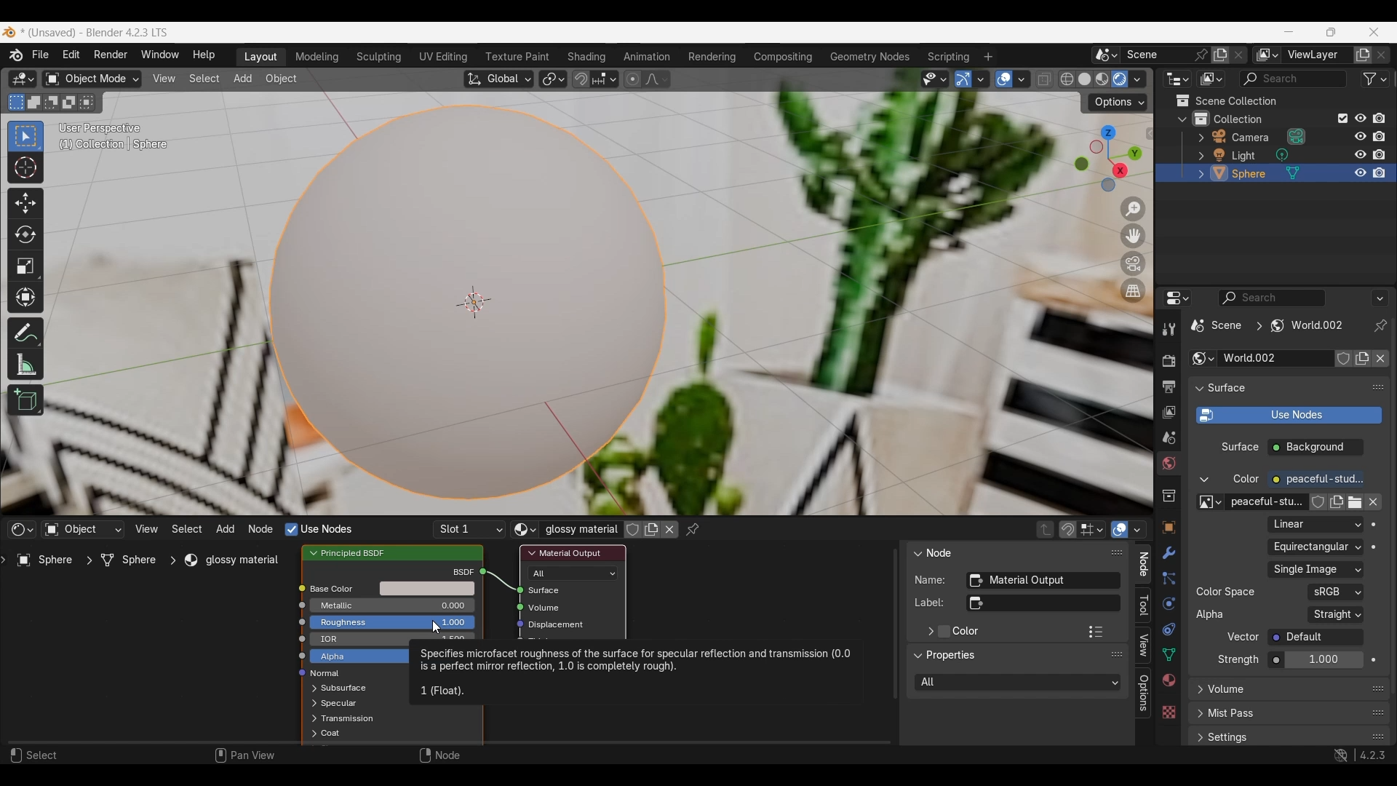 The image size is (1397, 786). I want to click on Zoom in/out, so click(1133, 210).